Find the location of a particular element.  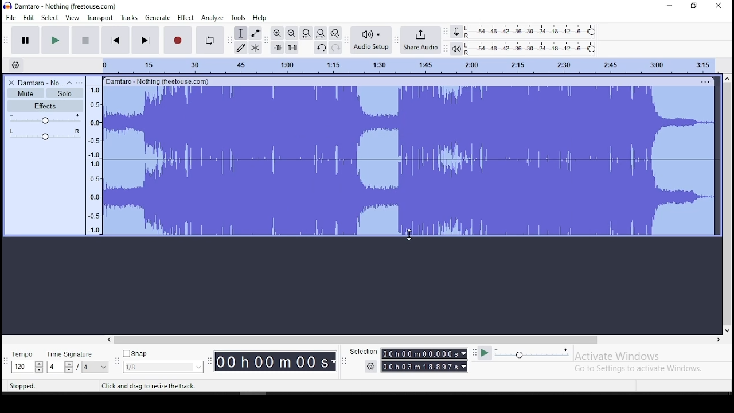

 is located at coordinates (7, 361).